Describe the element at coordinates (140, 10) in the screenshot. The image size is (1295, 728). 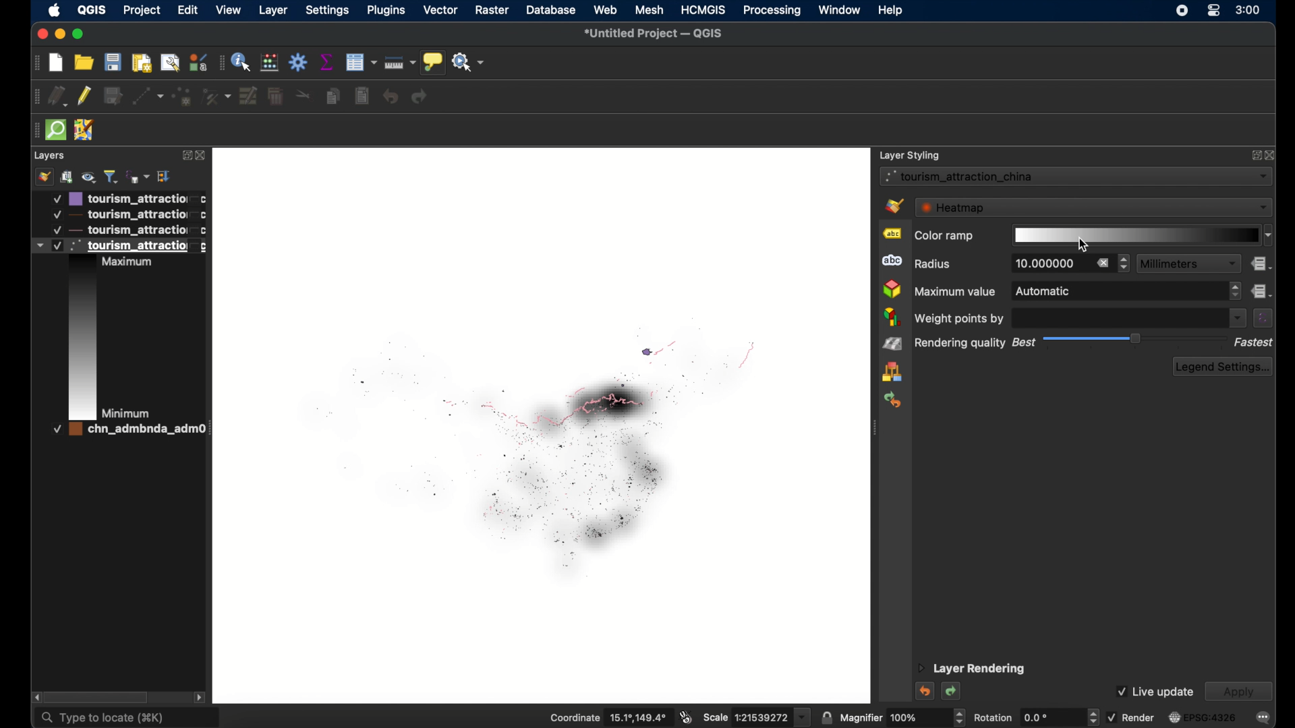
I see `project` at that location.